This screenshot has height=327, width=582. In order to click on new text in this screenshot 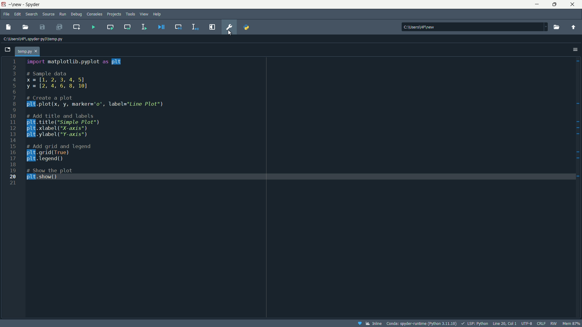, I will do `click(9, 26)`.